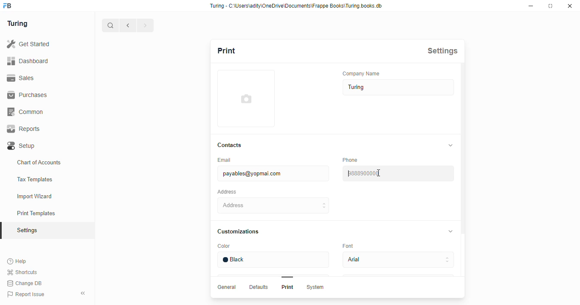 The width and height of the screenshot is (580, 305). Describe the element at coordinates (25, 284) in the screenshot. I see `Change DB` at that location.